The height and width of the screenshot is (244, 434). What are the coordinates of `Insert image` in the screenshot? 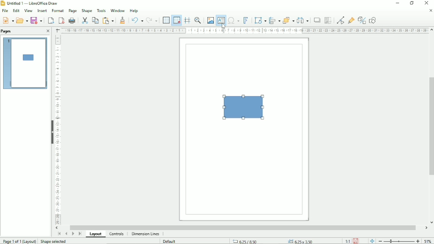 It's located at (210, 19).